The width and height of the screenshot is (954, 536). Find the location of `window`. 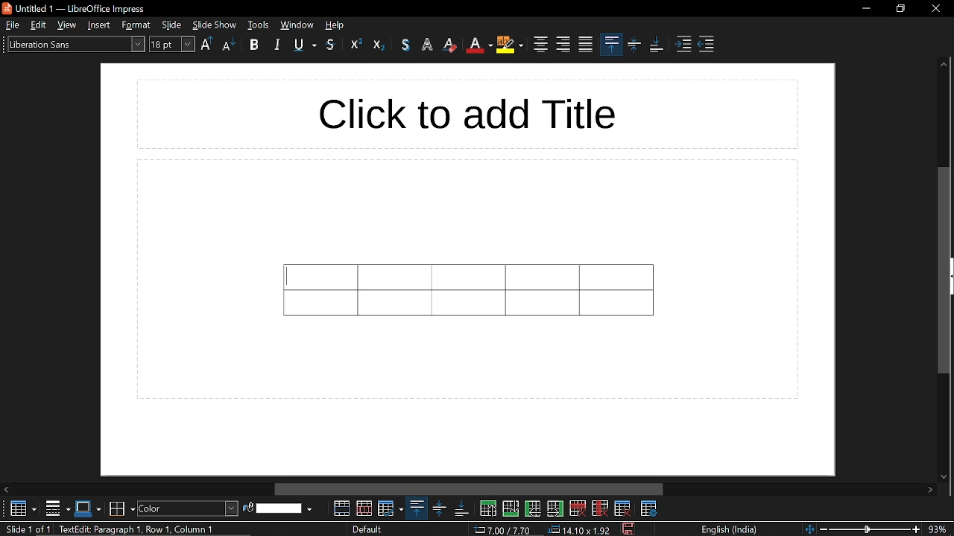

window is located at coordinates (297, 25).